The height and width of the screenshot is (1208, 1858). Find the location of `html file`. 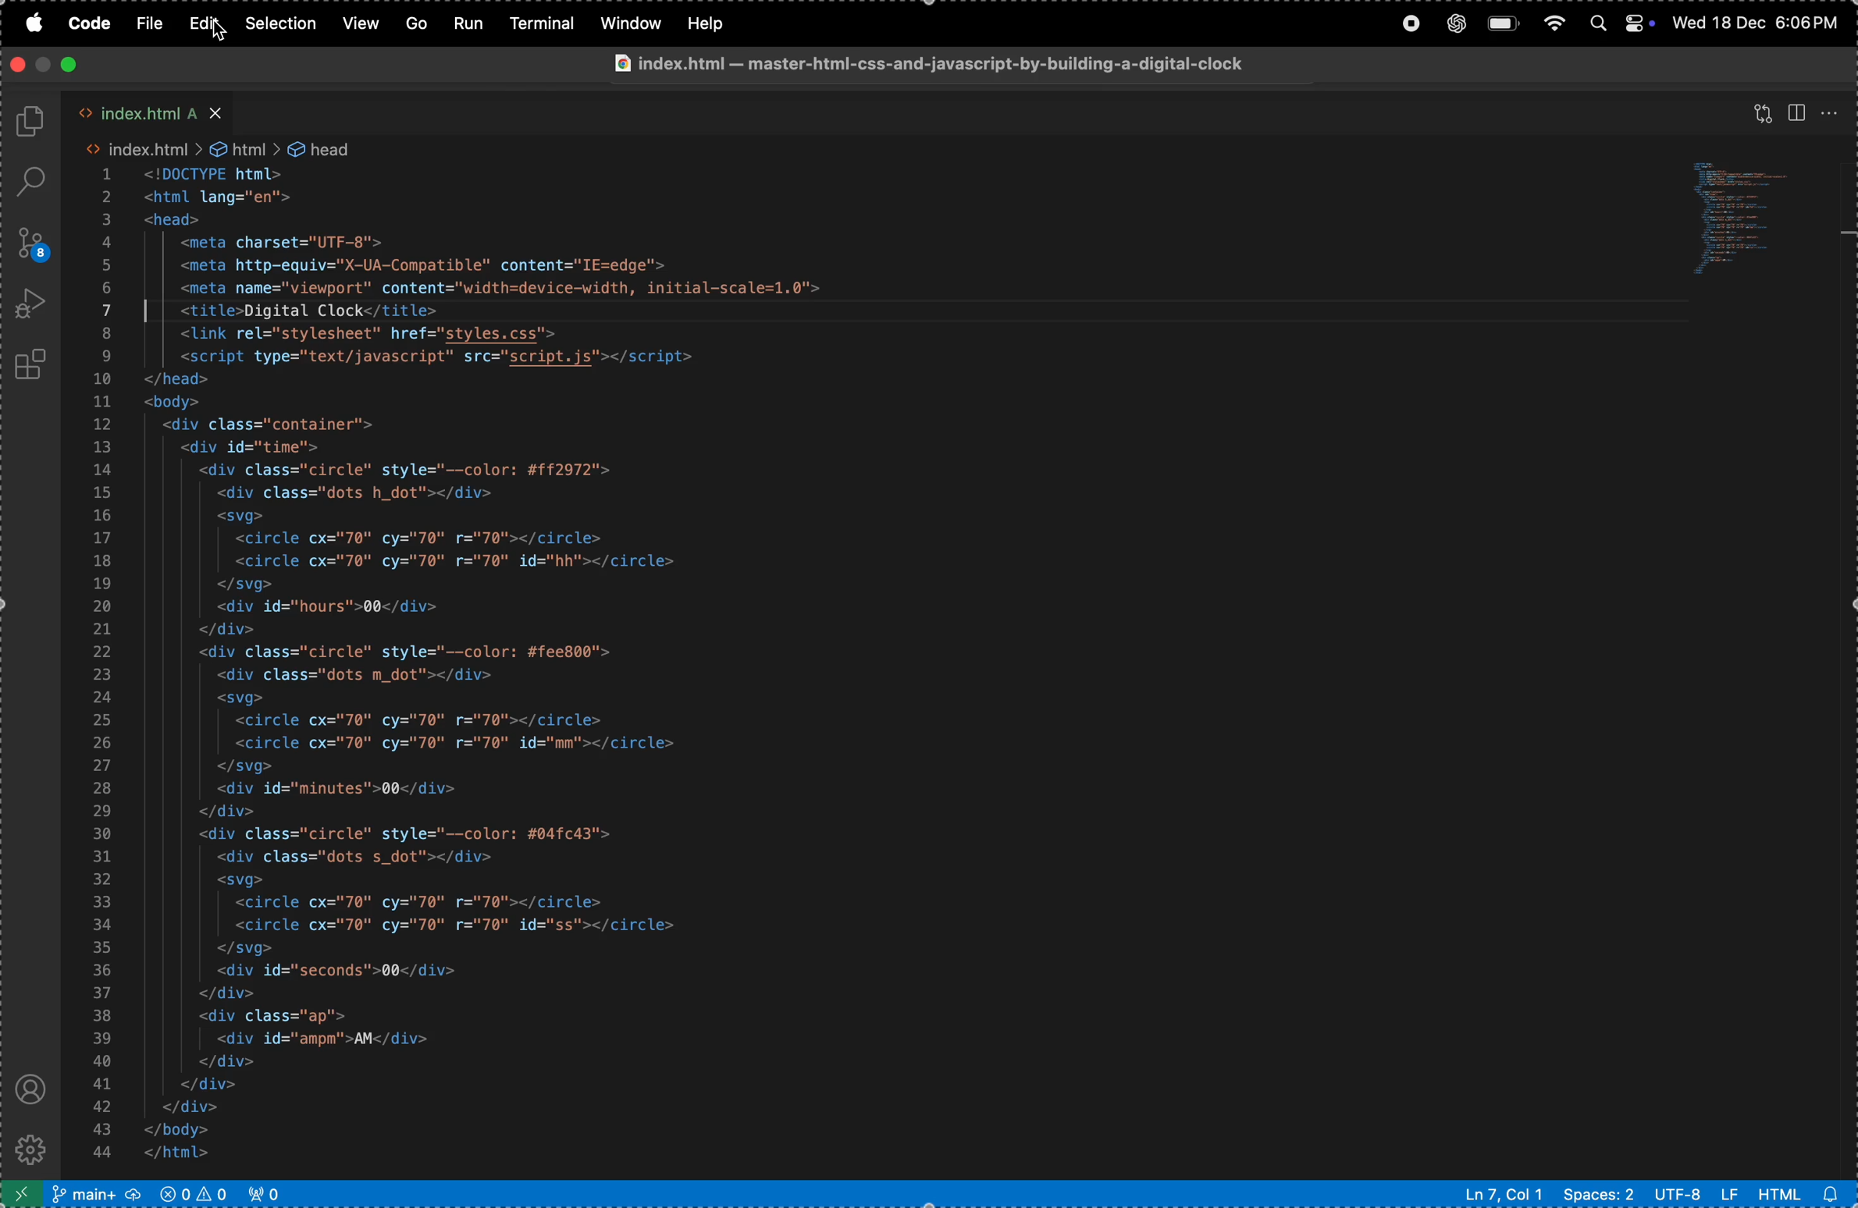

html file is located at coordinates (1803, 1192).